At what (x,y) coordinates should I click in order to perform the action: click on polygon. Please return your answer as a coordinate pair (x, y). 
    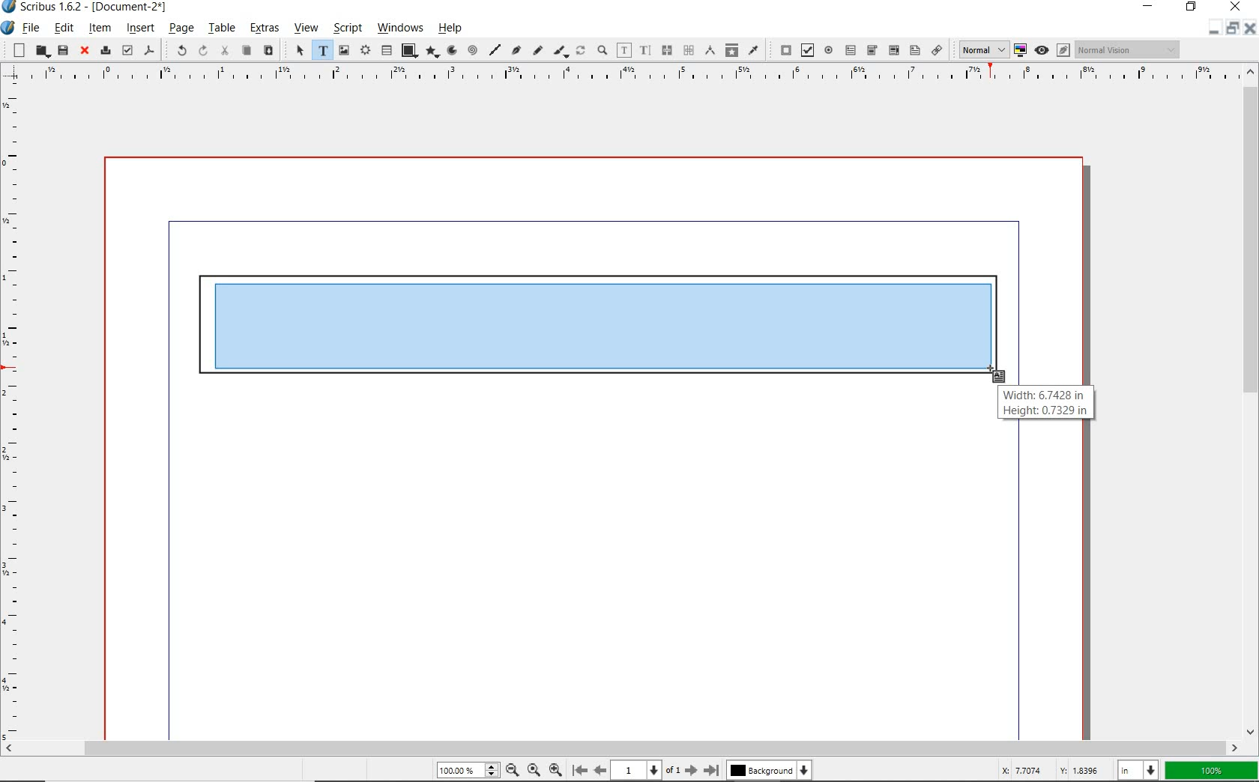
    Looking at the image, I should click on (433, 52).